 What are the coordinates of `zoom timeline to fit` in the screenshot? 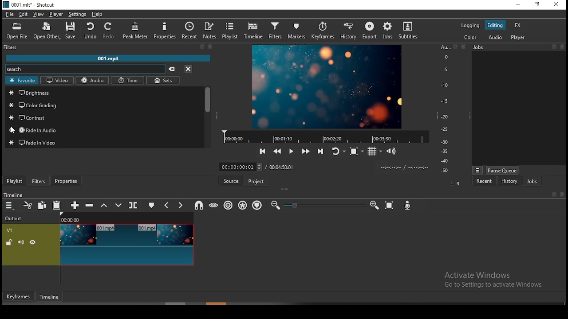 It's located at (390, 206).